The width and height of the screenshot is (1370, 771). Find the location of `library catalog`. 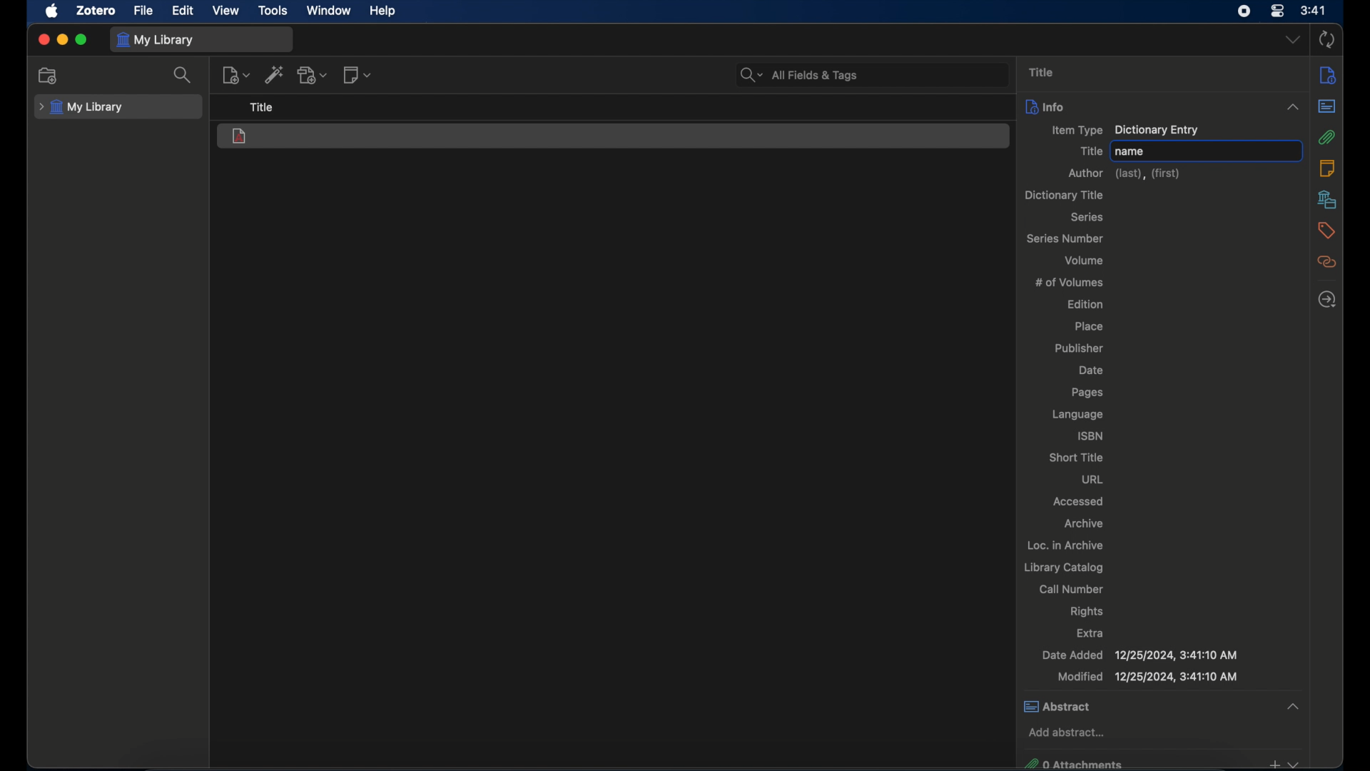

library catalog is located at coordinates (1065, 568).